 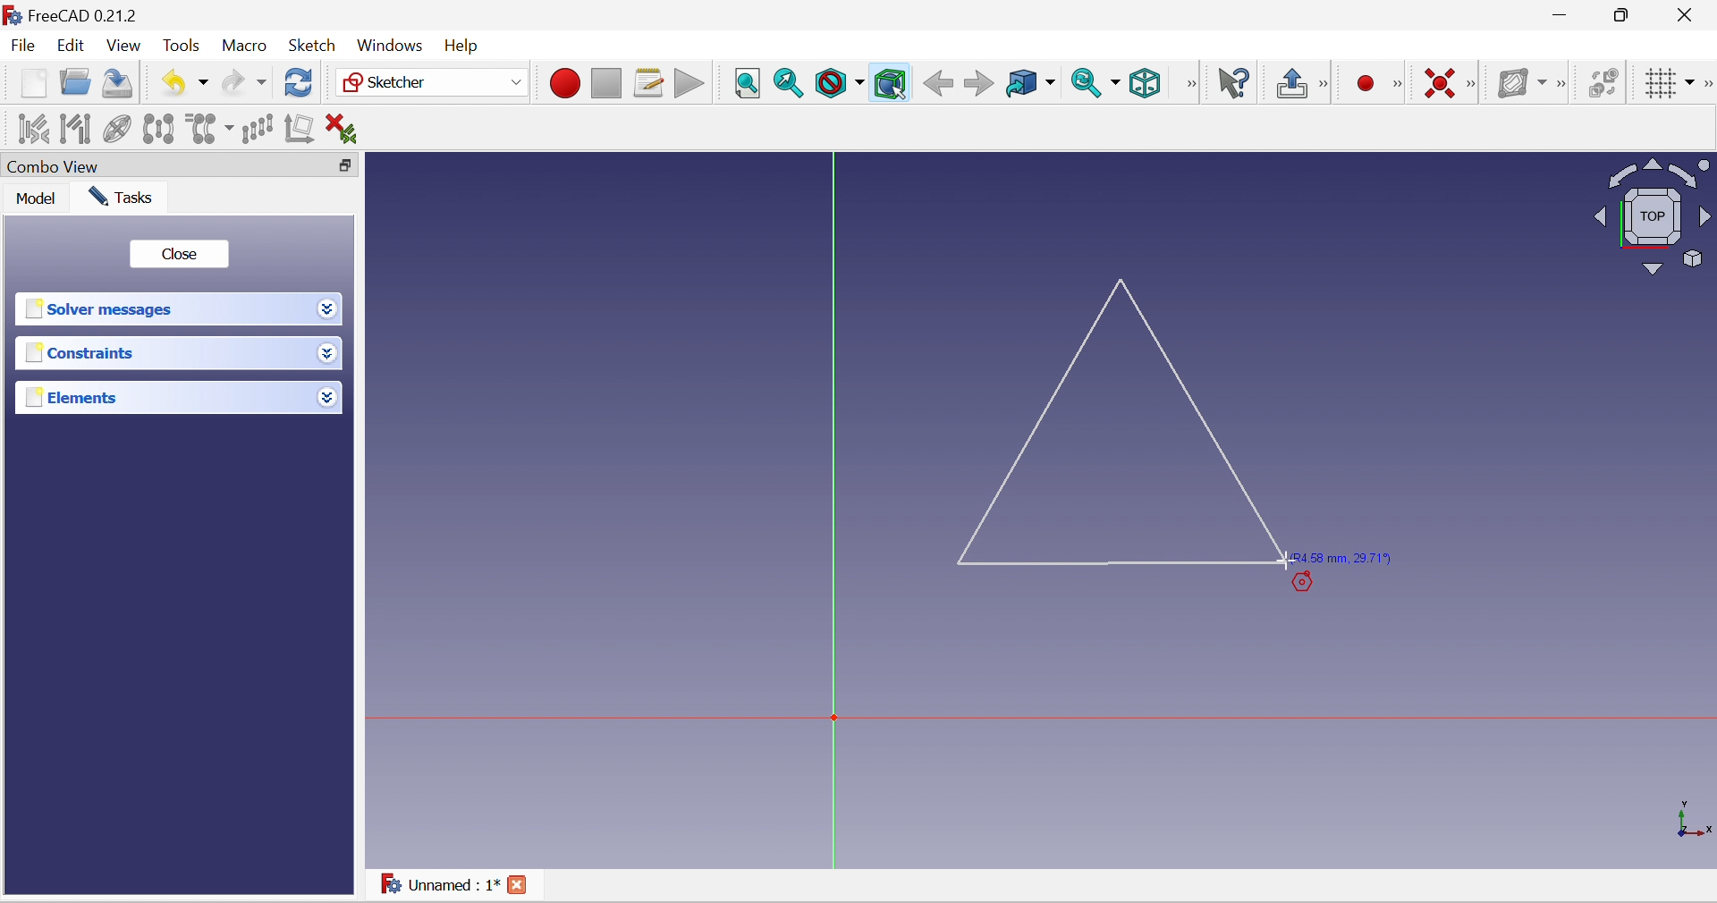 I want to click on [View], so click(x=1186, y=82).